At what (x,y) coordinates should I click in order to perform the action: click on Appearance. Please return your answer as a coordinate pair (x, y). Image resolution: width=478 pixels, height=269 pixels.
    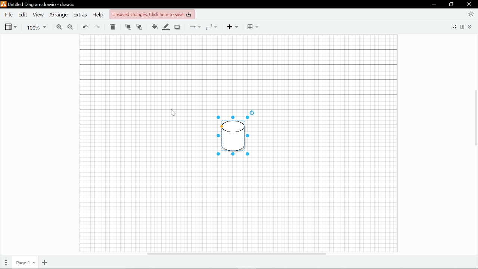
    Looking at the image, I should click on (469, 15).